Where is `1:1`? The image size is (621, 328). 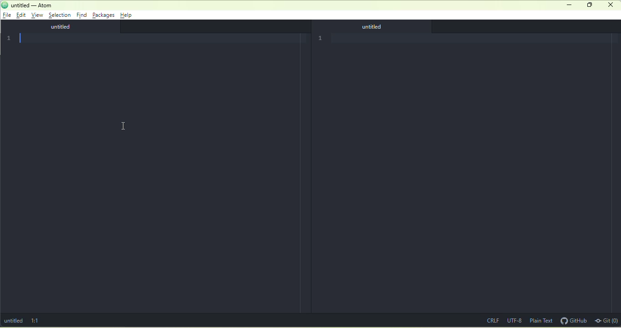 1:1 is located at coordinates (37, 320).